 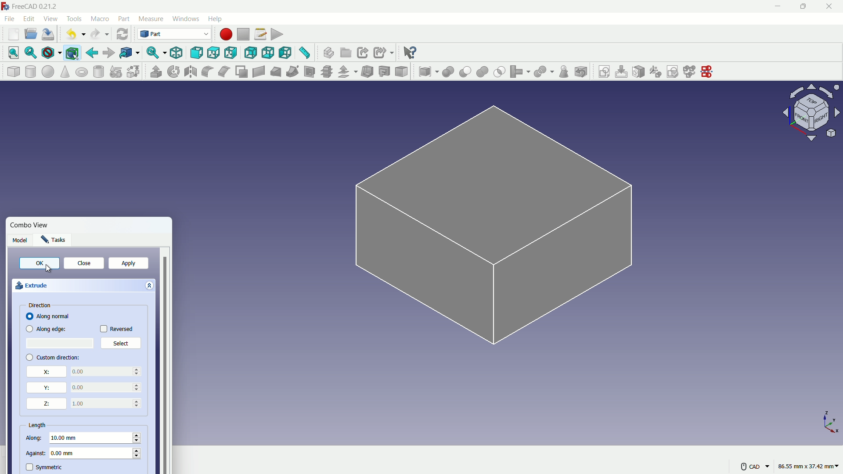 What do you see at coordinates (107, 404) in the screenshot?
I see `0.00` at bounding box center [107, 404].